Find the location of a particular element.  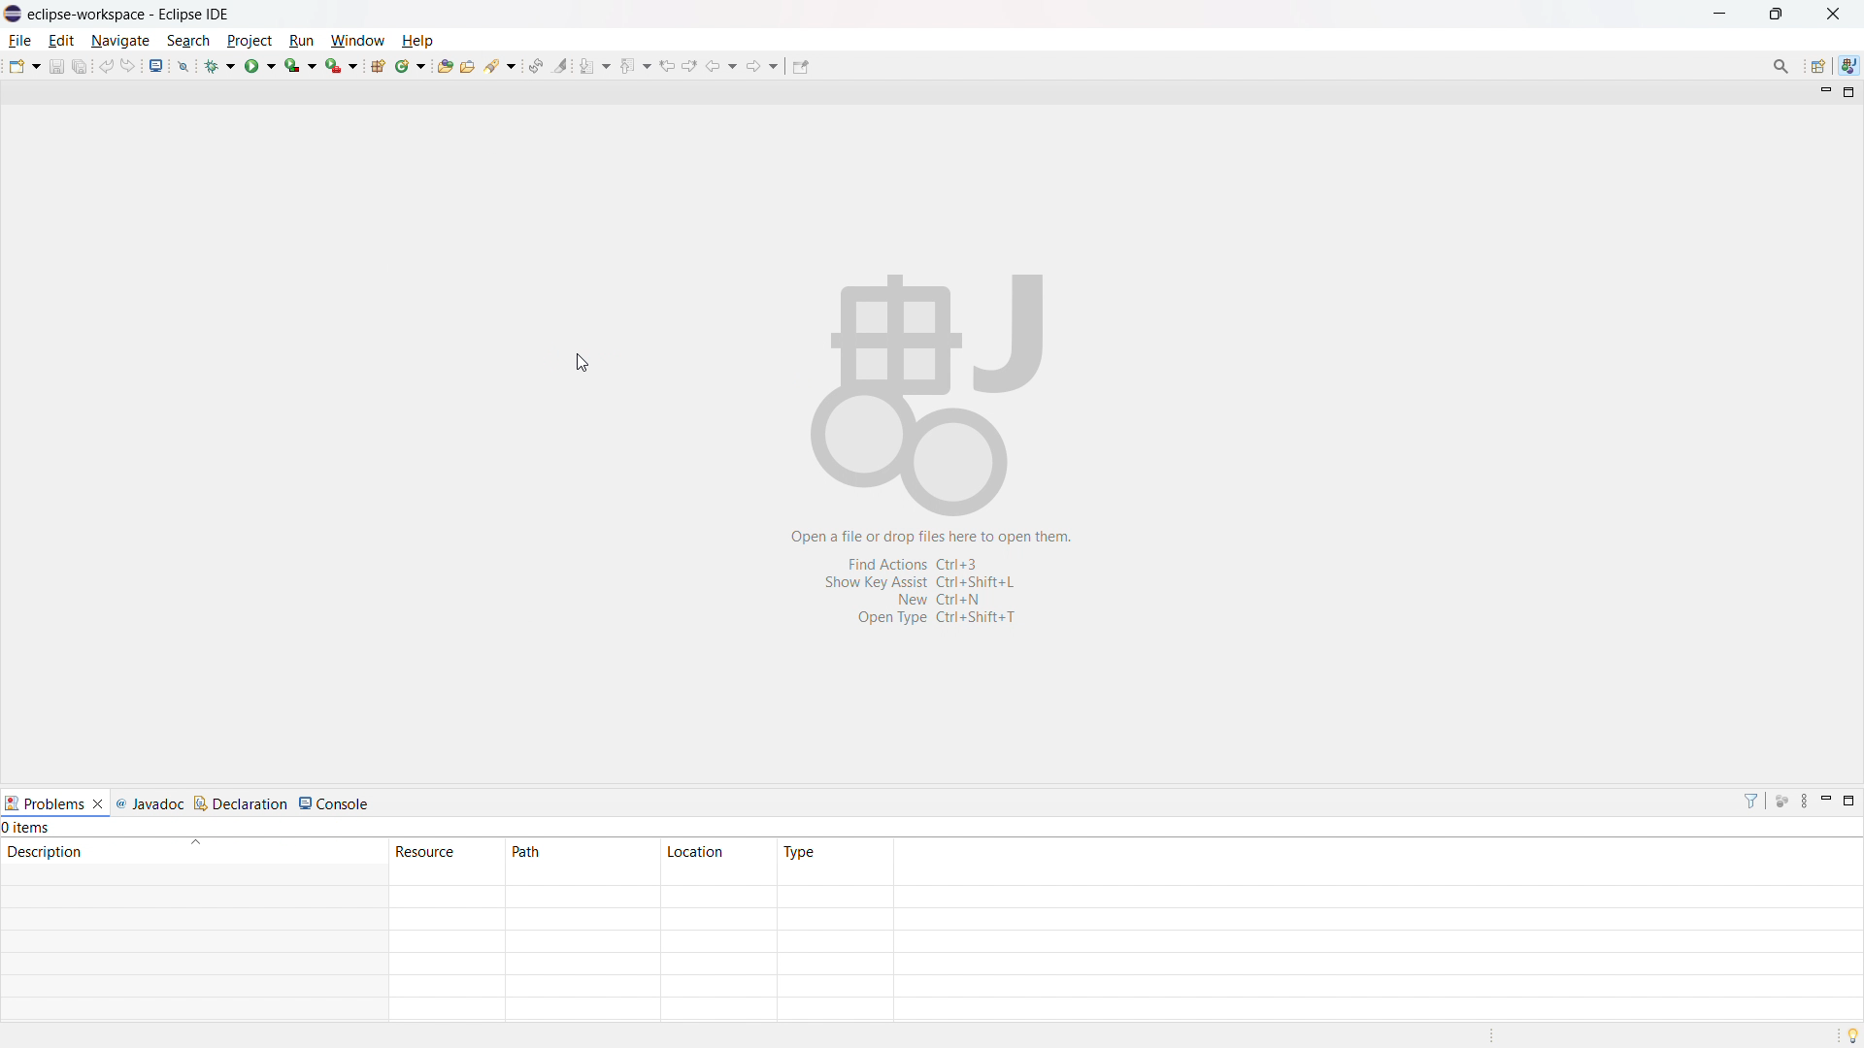

new is located at coordinates (22, 66).